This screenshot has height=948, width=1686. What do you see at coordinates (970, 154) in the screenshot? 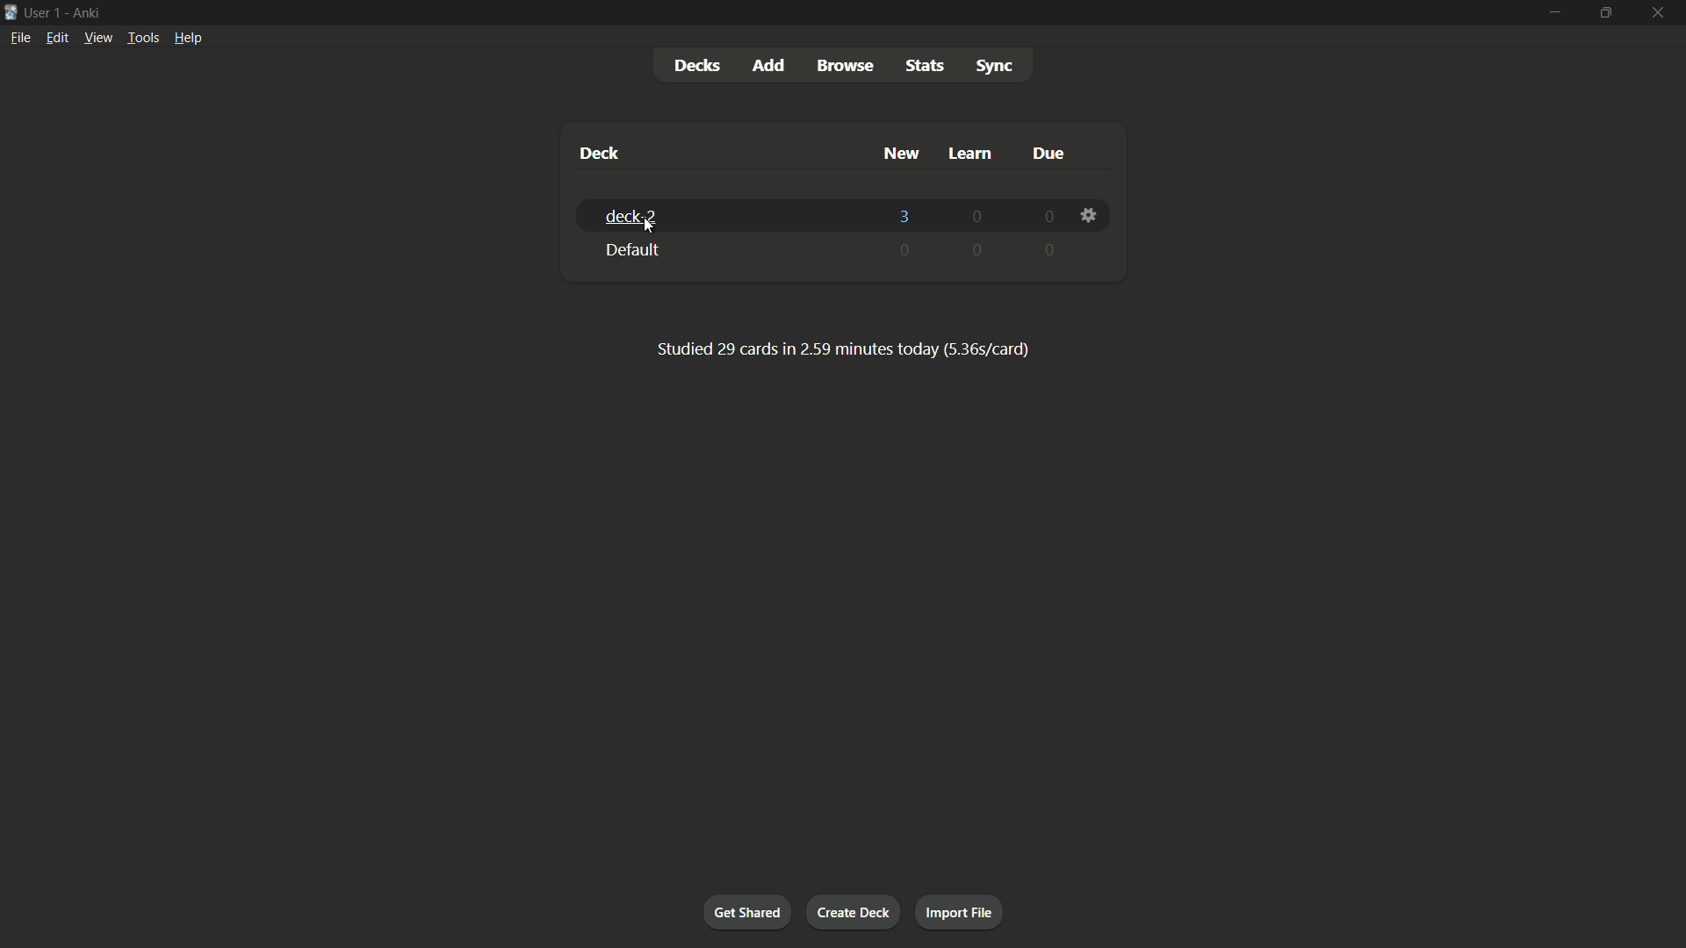
I see `learn` at bounding box center [970, 154].